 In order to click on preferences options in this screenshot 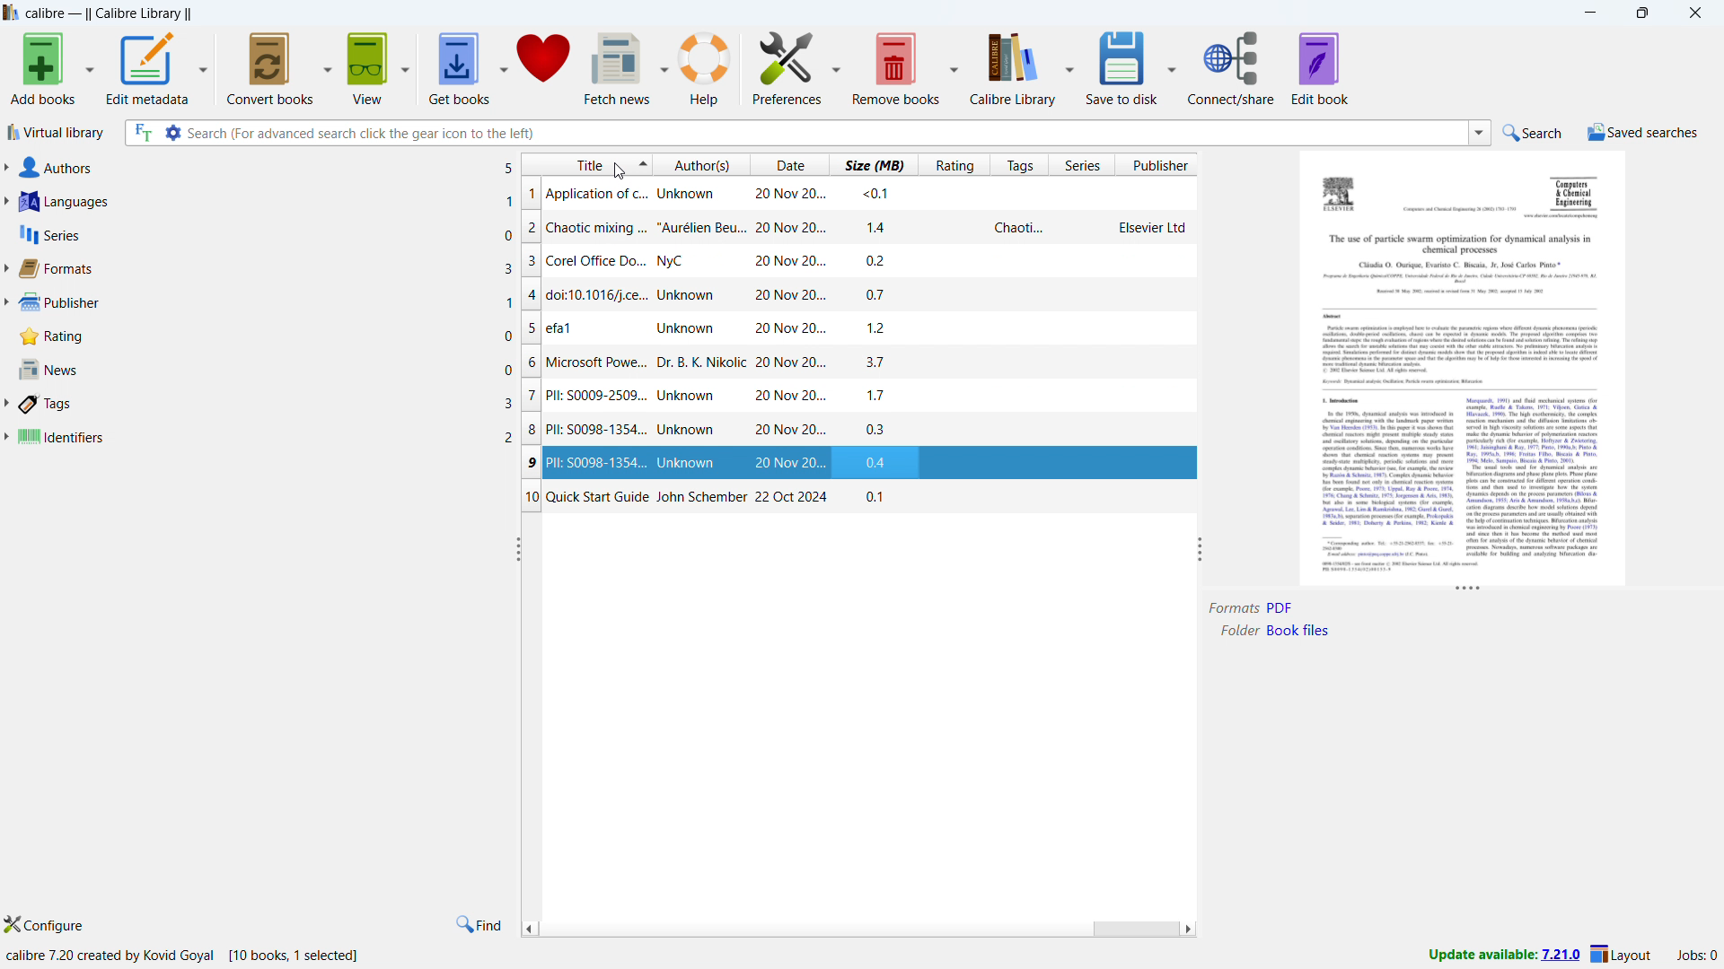, I will do `click(838, 67)`.